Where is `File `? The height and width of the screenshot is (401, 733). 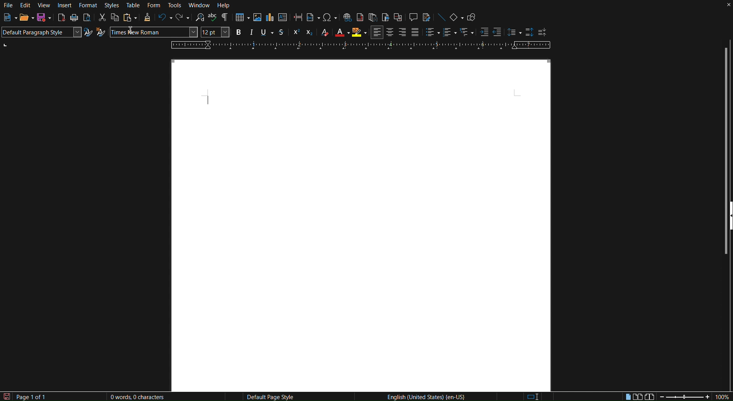
File  is located at coordinates (8, 5).